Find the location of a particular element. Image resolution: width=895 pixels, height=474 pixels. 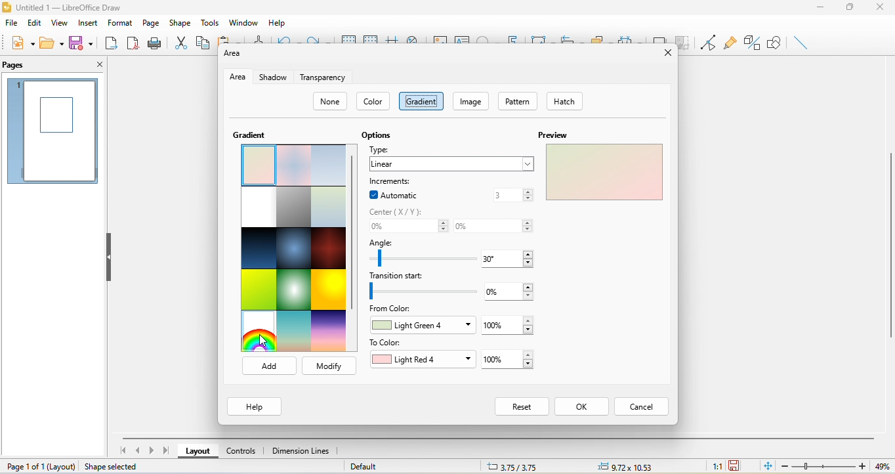

100% is located at coordinates (508, 324).